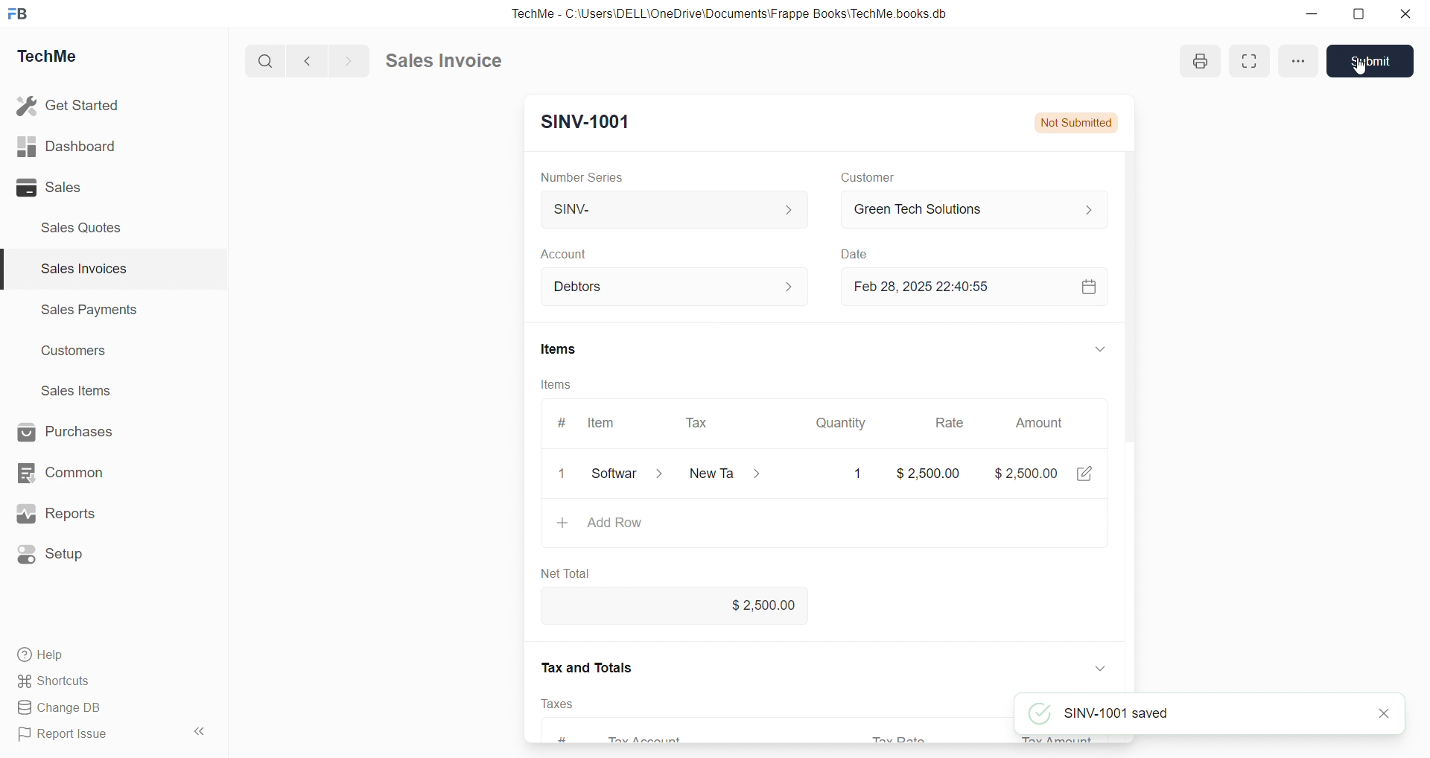 This screenshot has width=1430, height=758. What do you see at coordinates (76, 352) in the screenshot?
I see `Customers` at bounding box center [76, 352].